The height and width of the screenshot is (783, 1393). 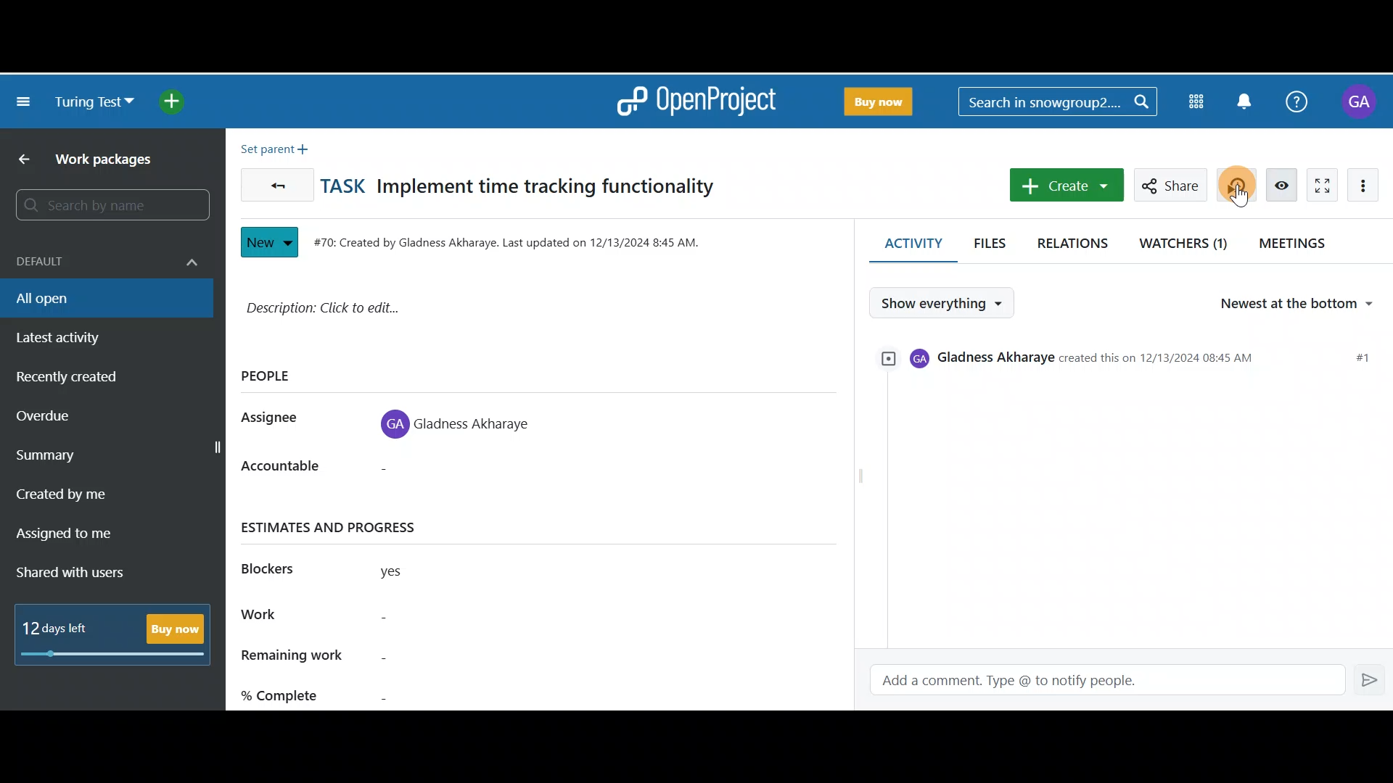 I want to click on Remaining work, so click(x=386, y=657).